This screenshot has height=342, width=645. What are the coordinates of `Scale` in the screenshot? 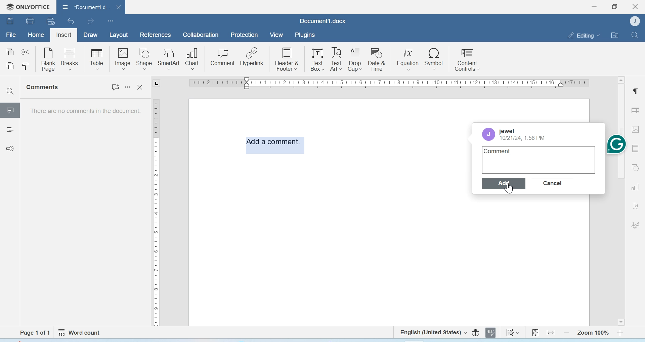 It's located at (387, 84).